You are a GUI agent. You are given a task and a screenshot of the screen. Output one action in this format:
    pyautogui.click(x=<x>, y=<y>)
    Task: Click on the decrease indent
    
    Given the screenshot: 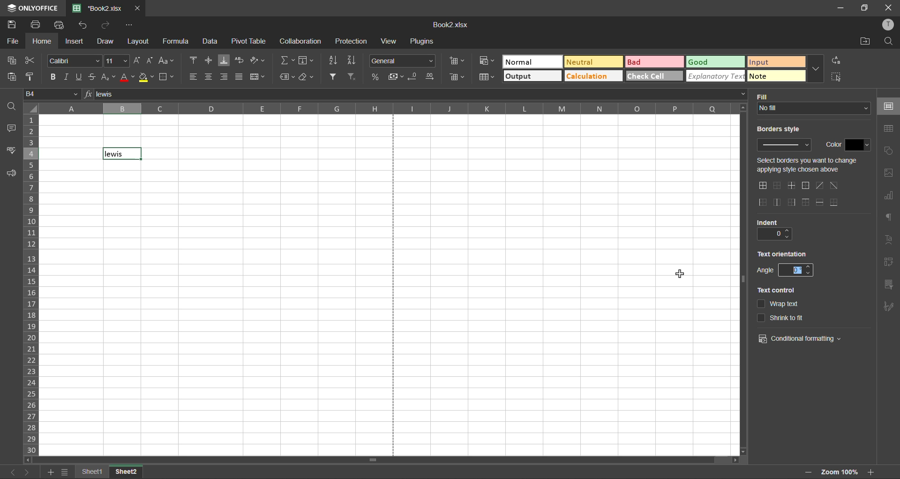 What is the action you would take?
    pyautogui.click(x=790, y=238)
    